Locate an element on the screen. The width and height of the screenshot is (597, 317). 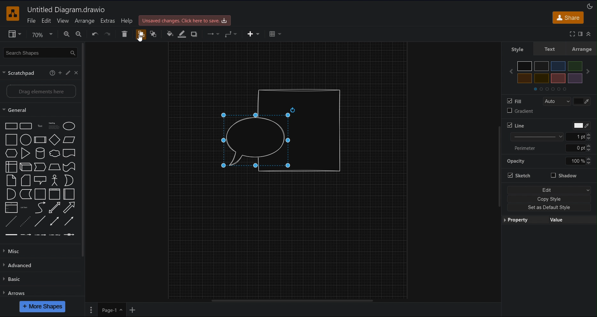
Line thickness options is located at coordinates (537, 137).